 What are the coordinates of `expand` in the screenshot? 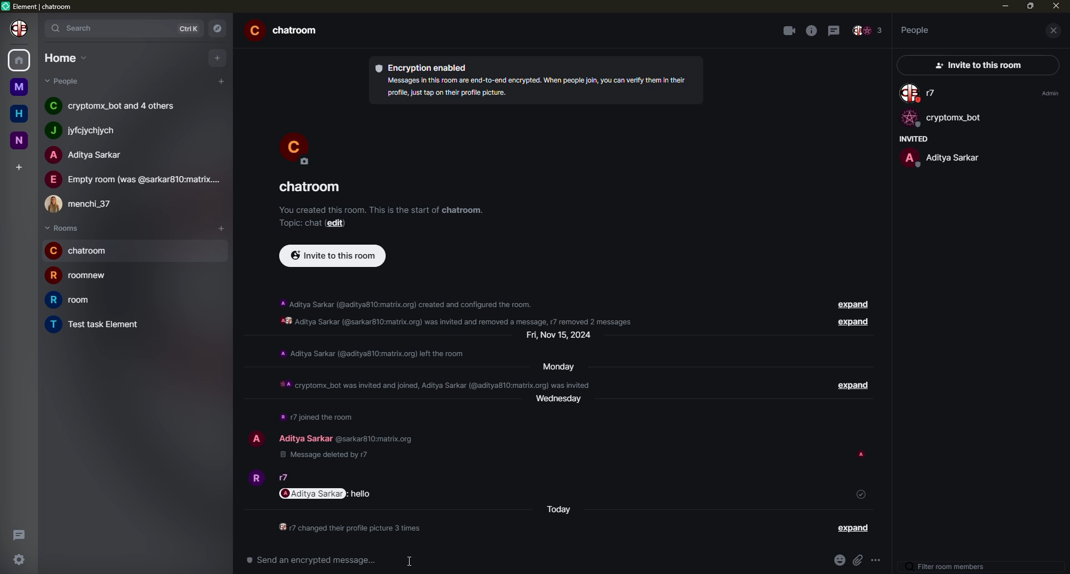 It's located at (848, 305).